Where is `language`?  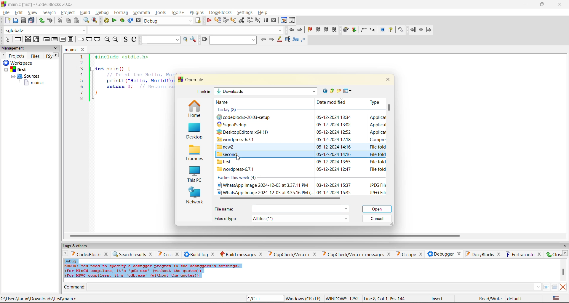 language is located at coordinates (264, 299).